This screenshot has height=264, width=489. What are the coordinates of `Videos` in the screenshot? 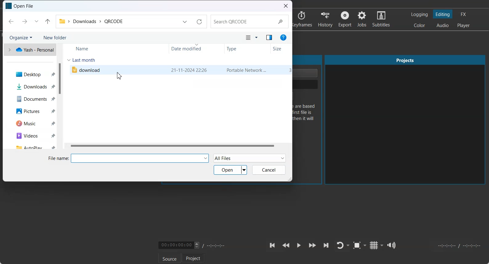 It's located at (29, 136).